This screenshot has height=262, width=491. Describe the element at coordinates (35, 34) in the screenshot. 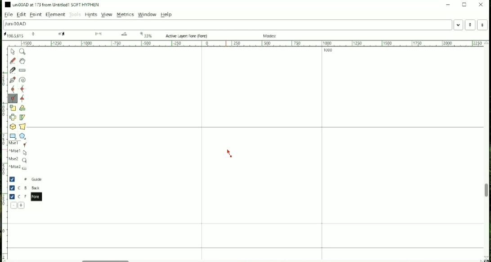

I see `173 Oxad U+00AD "uni00AD" SOFT HYPHEN` at that location.